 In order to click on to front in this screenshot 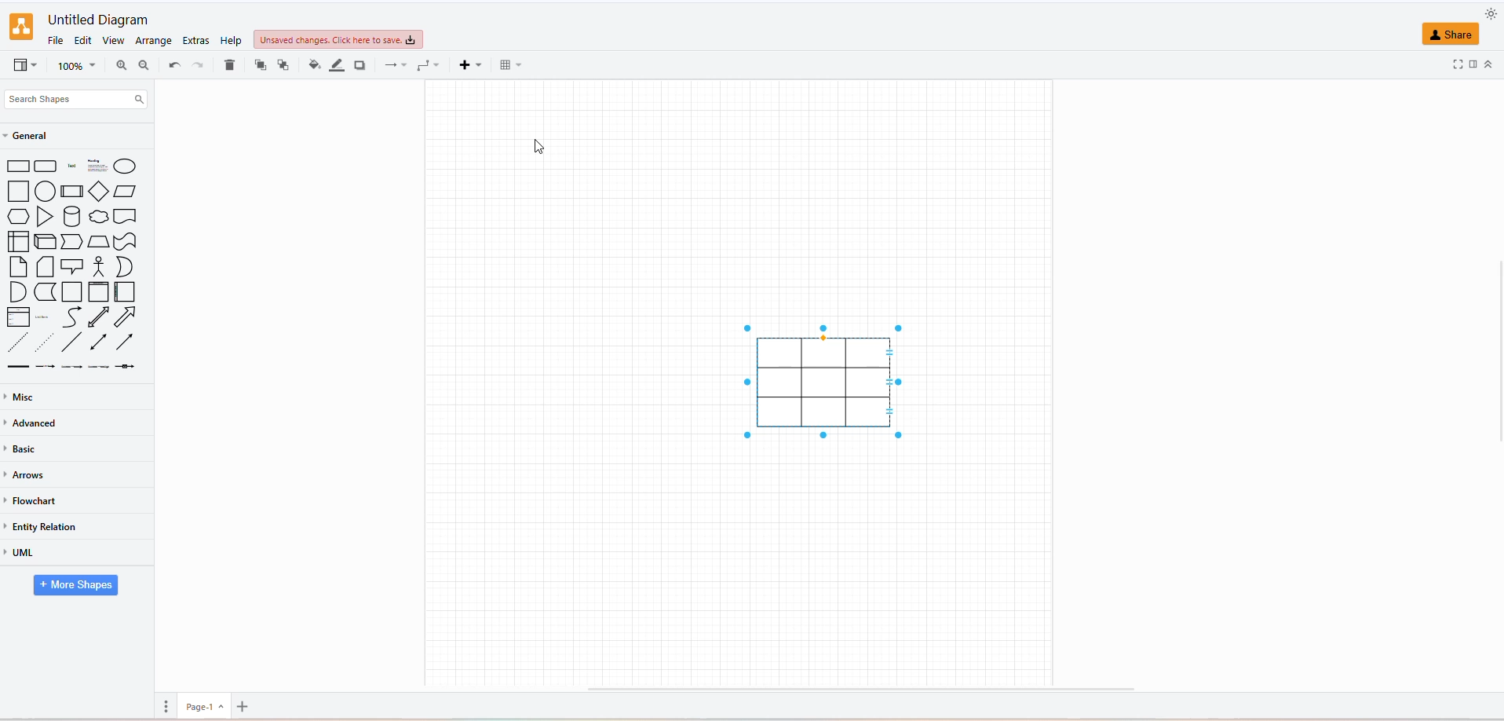, I will do `click(284, 65)`.